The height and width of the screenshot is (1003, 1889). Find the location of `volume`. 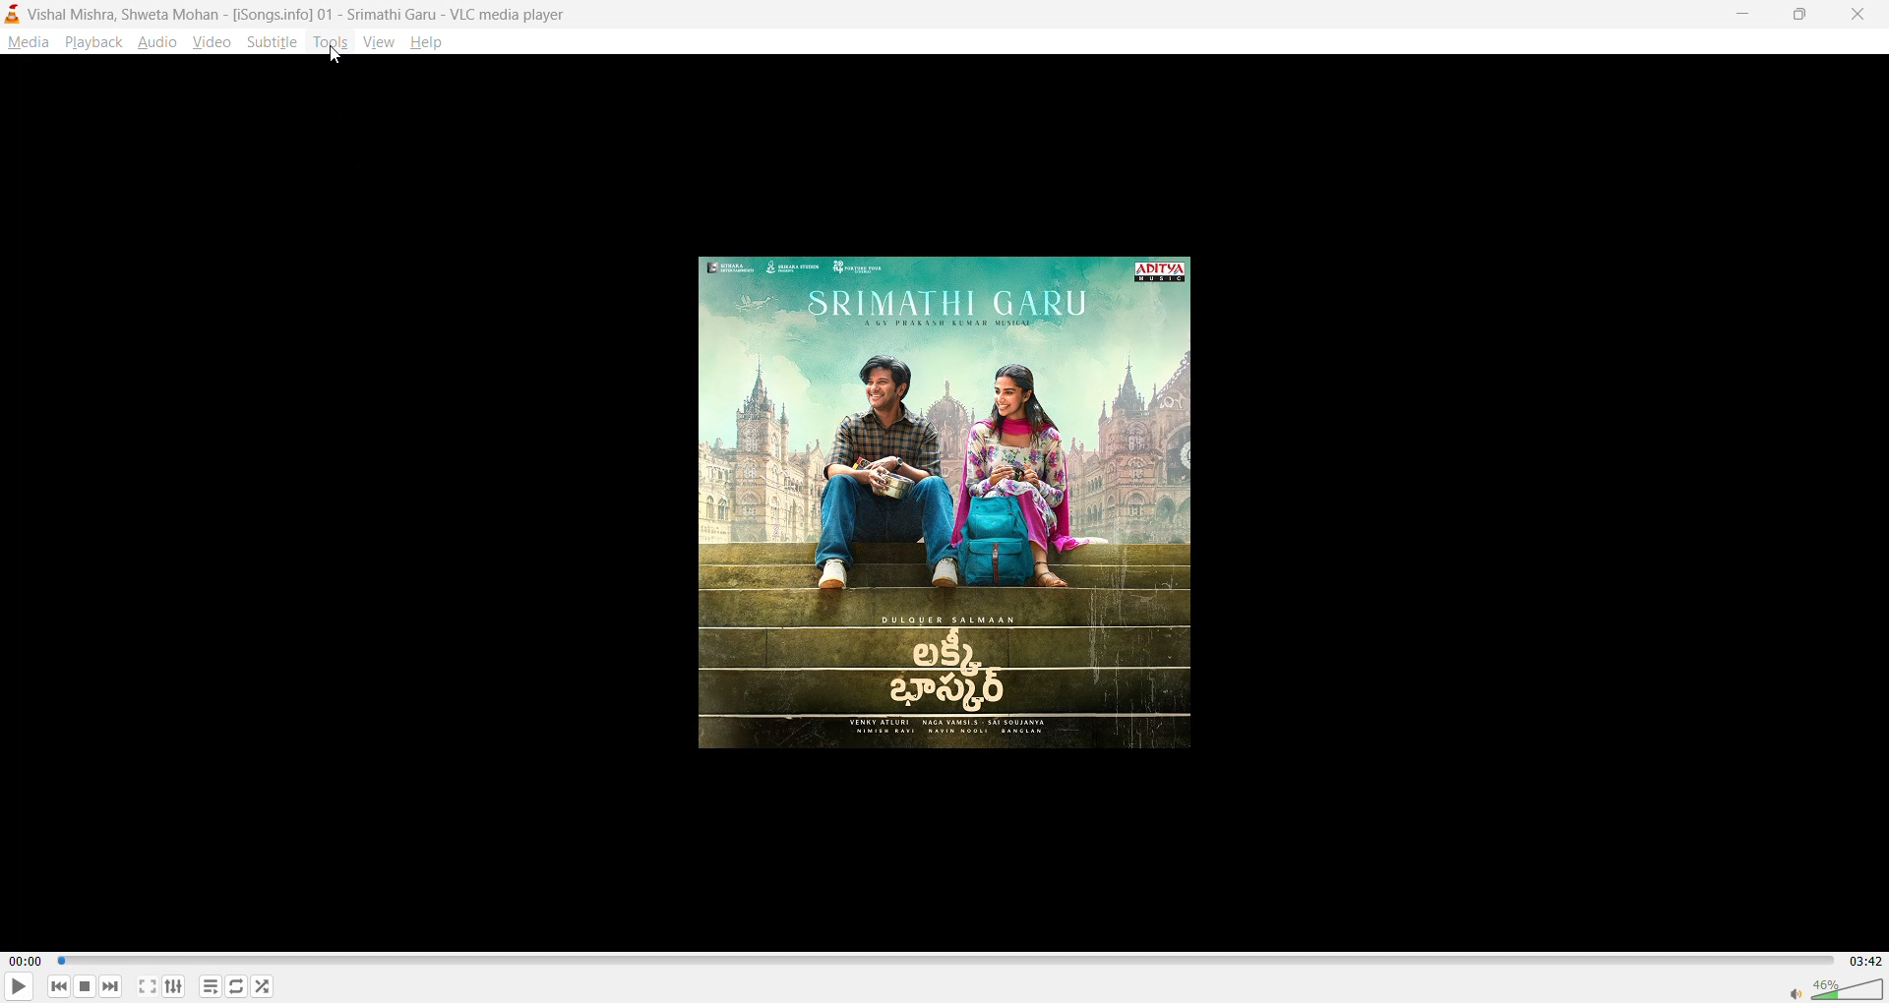

volume is located at coordinates (1836, 986).